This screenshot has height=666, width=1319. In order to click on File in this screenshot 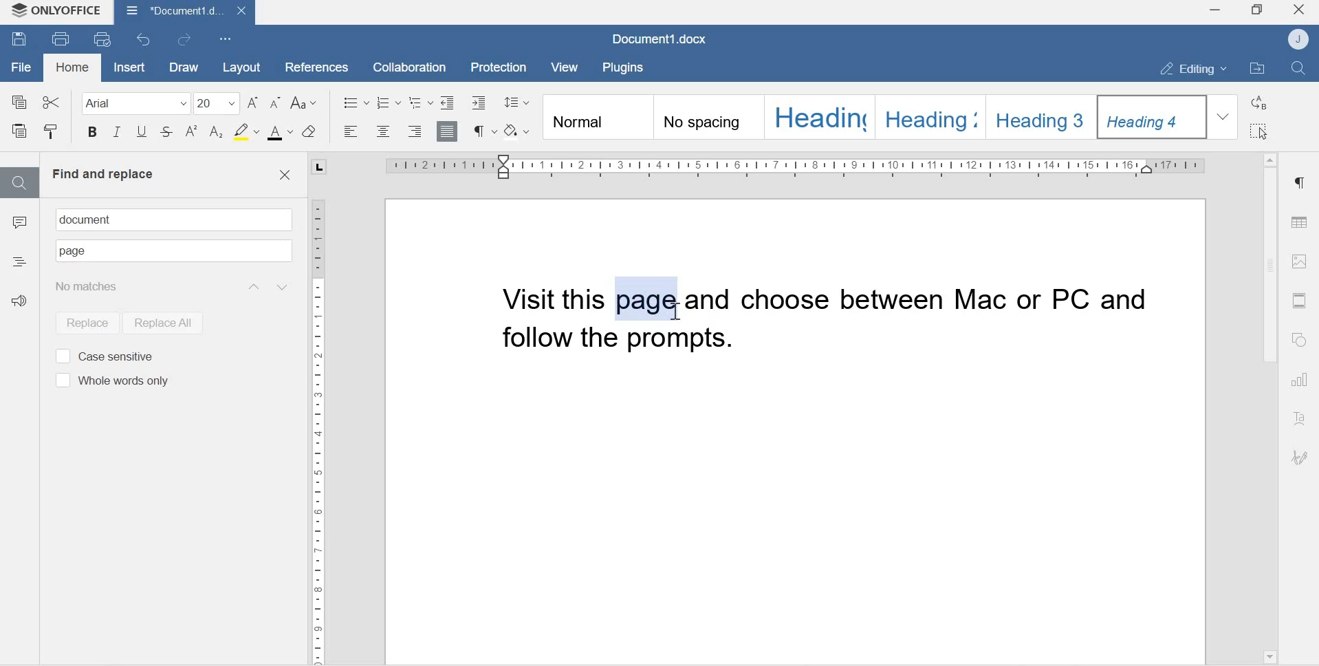, I will do `click(21, 67)`.